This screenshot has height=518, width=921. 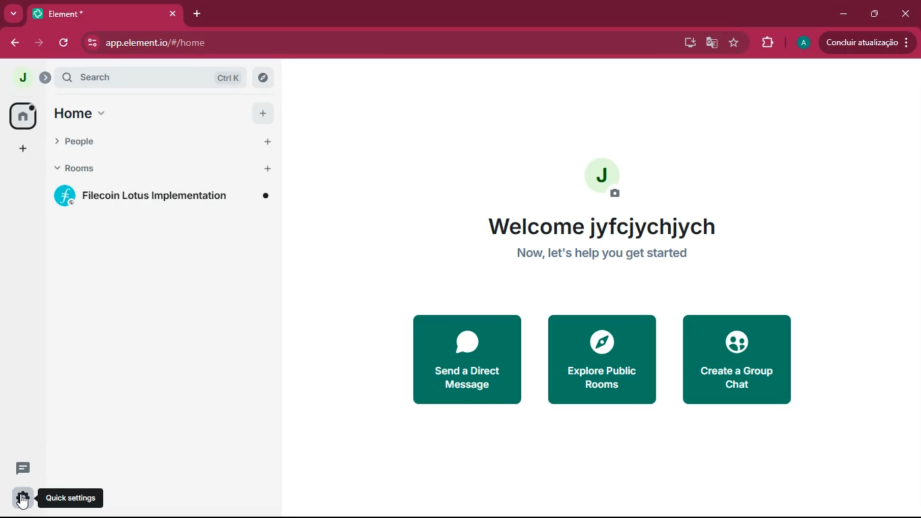 What do you see at coordinates (26, 467) in the screenshot?
I see `conversation` at bounding box center [26, 467].